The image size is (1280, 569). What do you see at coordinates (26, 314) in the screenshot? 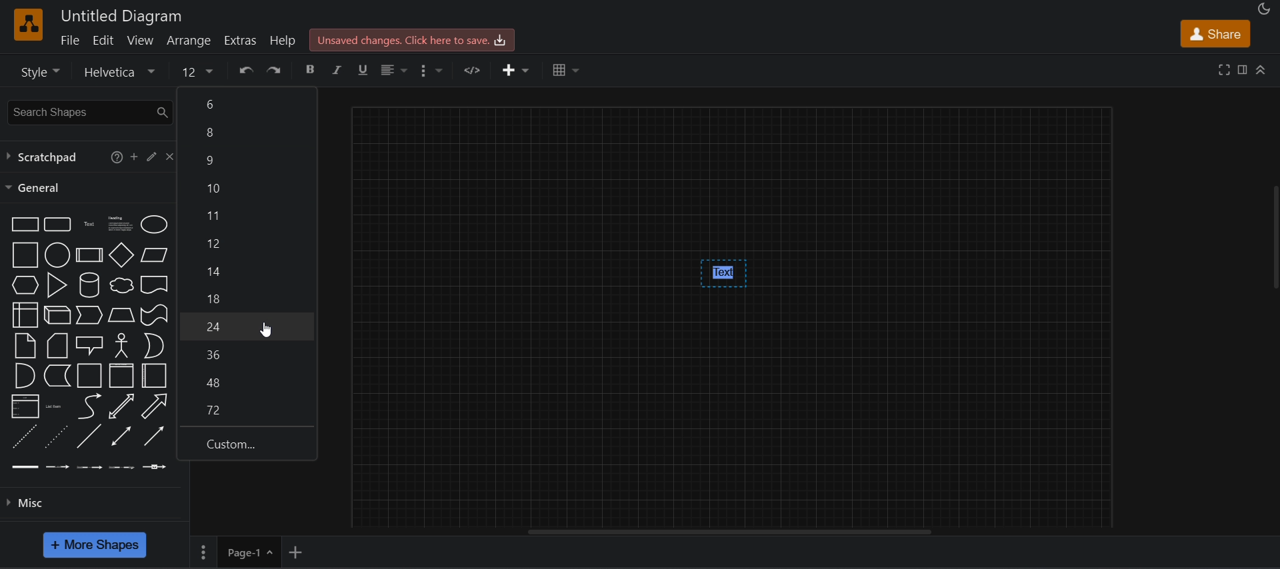
I see `Internal storage` at bounding box center [26, 314].